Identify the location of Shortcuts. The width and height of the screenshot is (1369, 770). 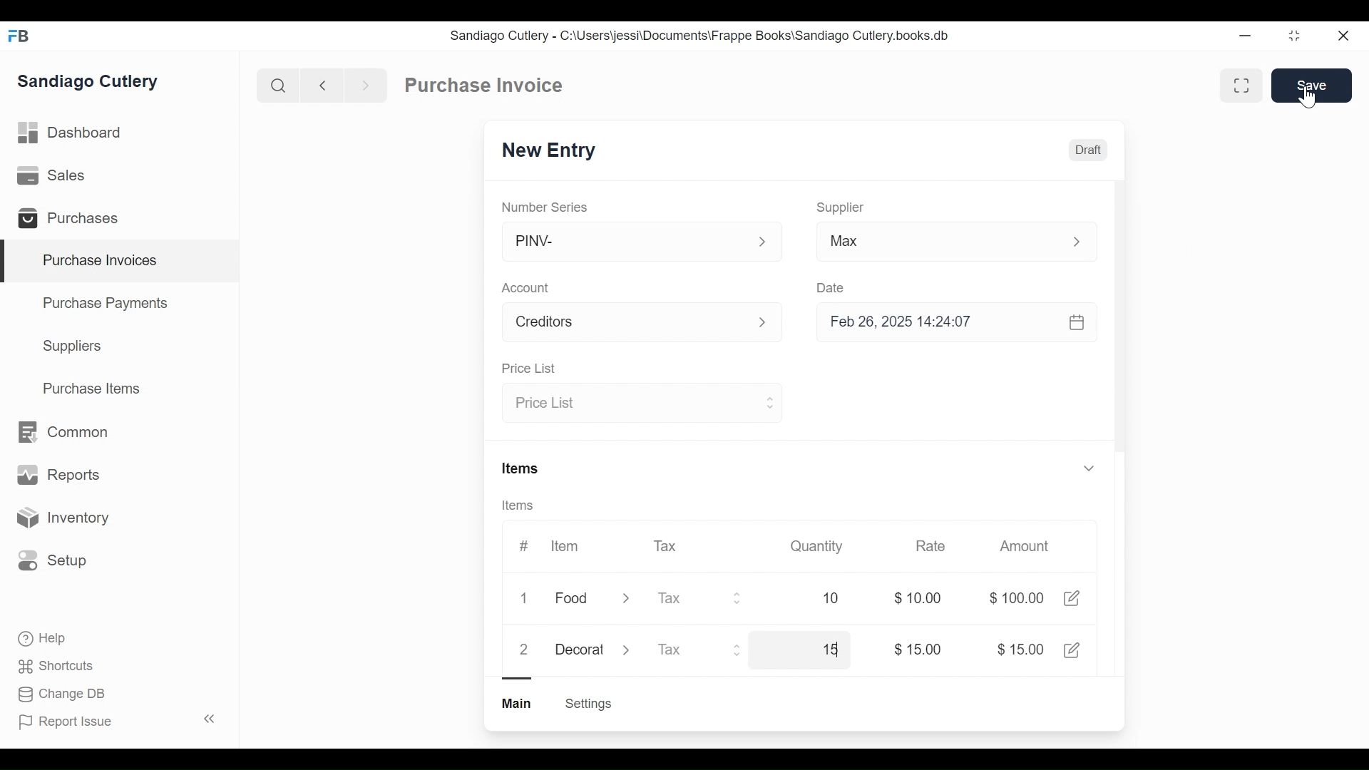
(58, 665).